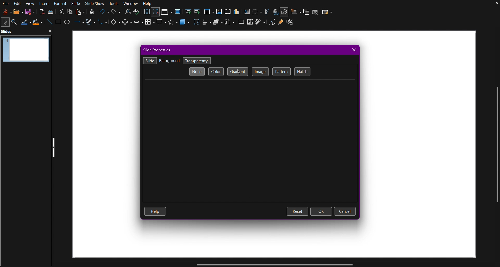  What do you see at coordinates (29, 13) in the screenshot?
I see `Save` at bounding box center [29, 13].